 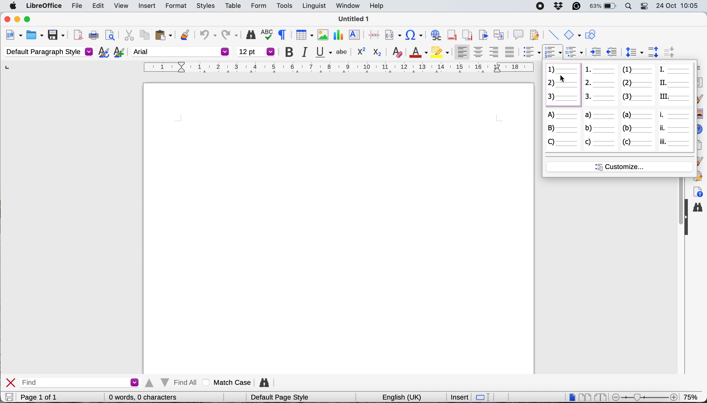 I want to click on customise, so click(x=620, y=167).